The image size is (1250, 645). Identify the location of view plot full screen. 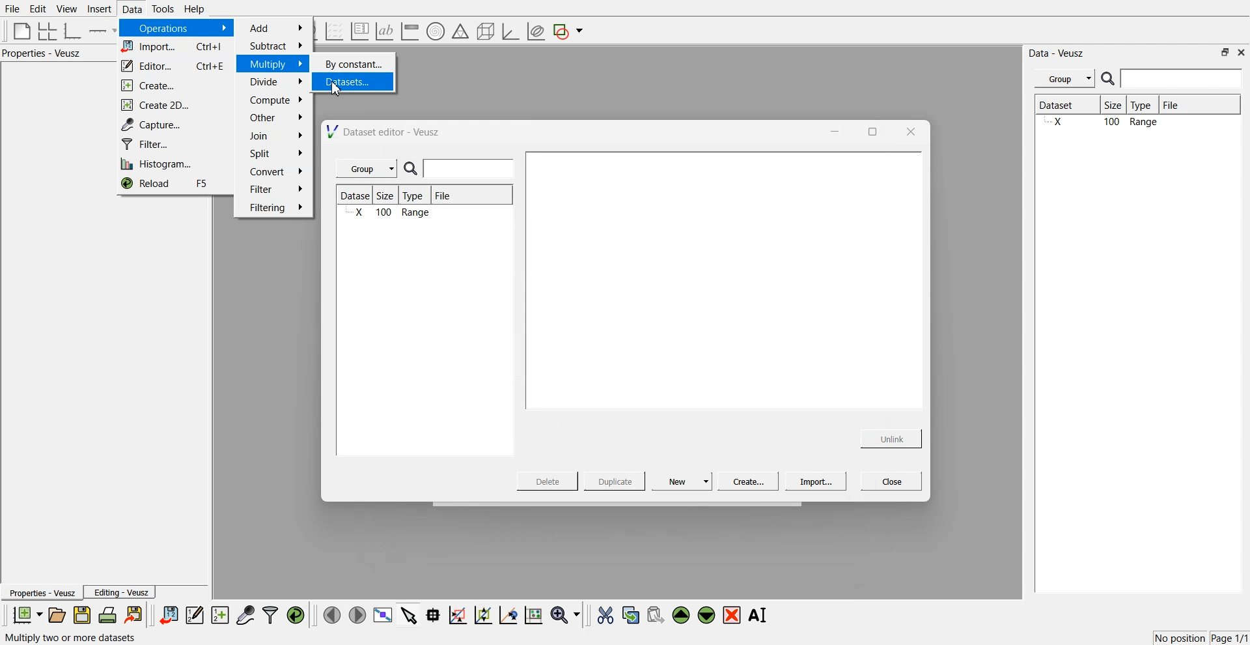
(382, 615).